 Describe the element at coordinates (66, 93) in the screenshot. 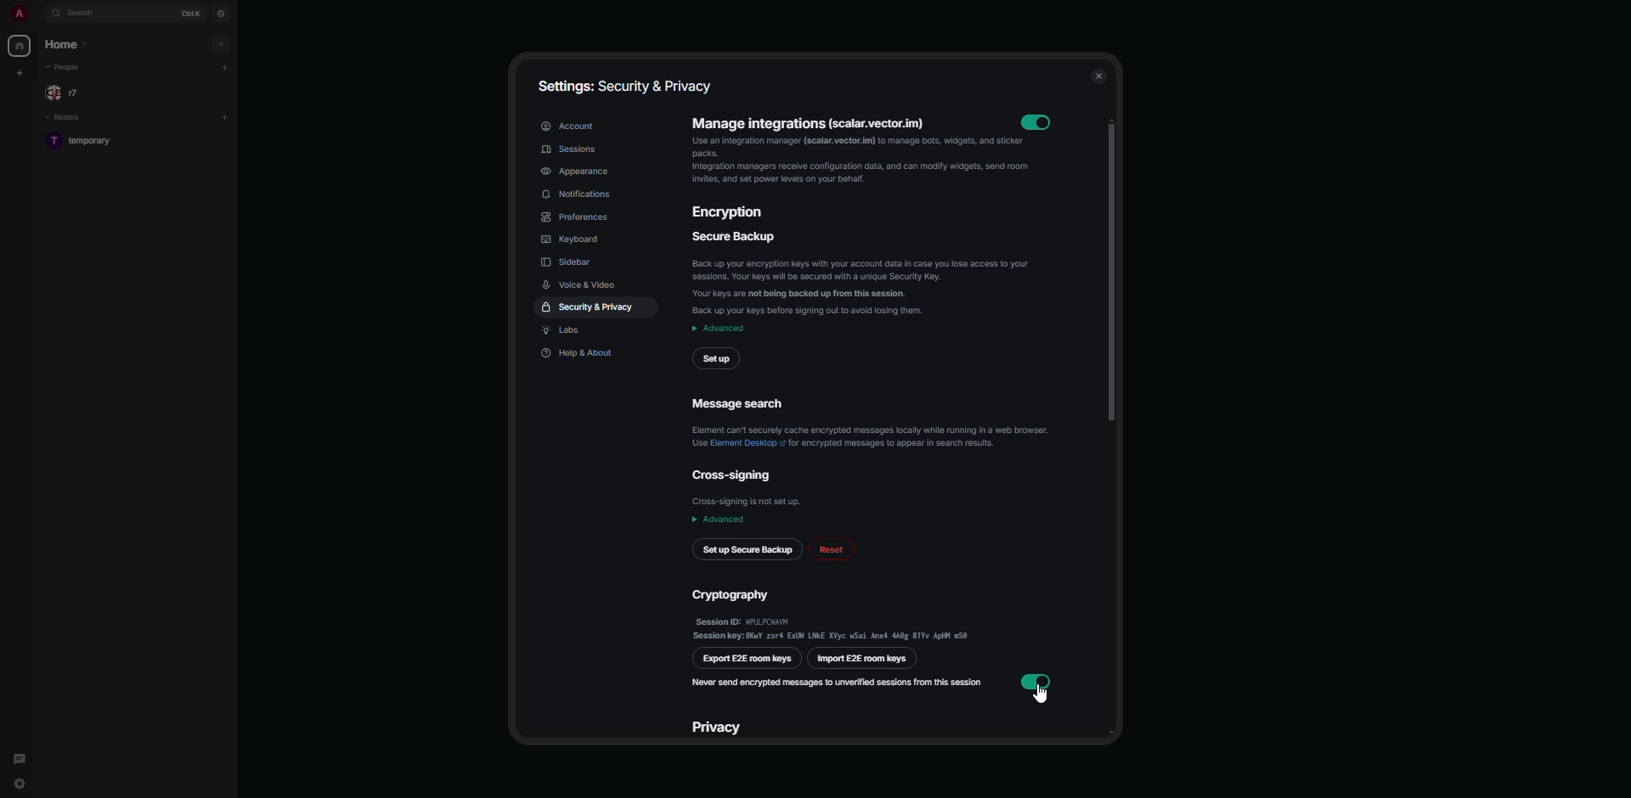

I see `people` at that location.